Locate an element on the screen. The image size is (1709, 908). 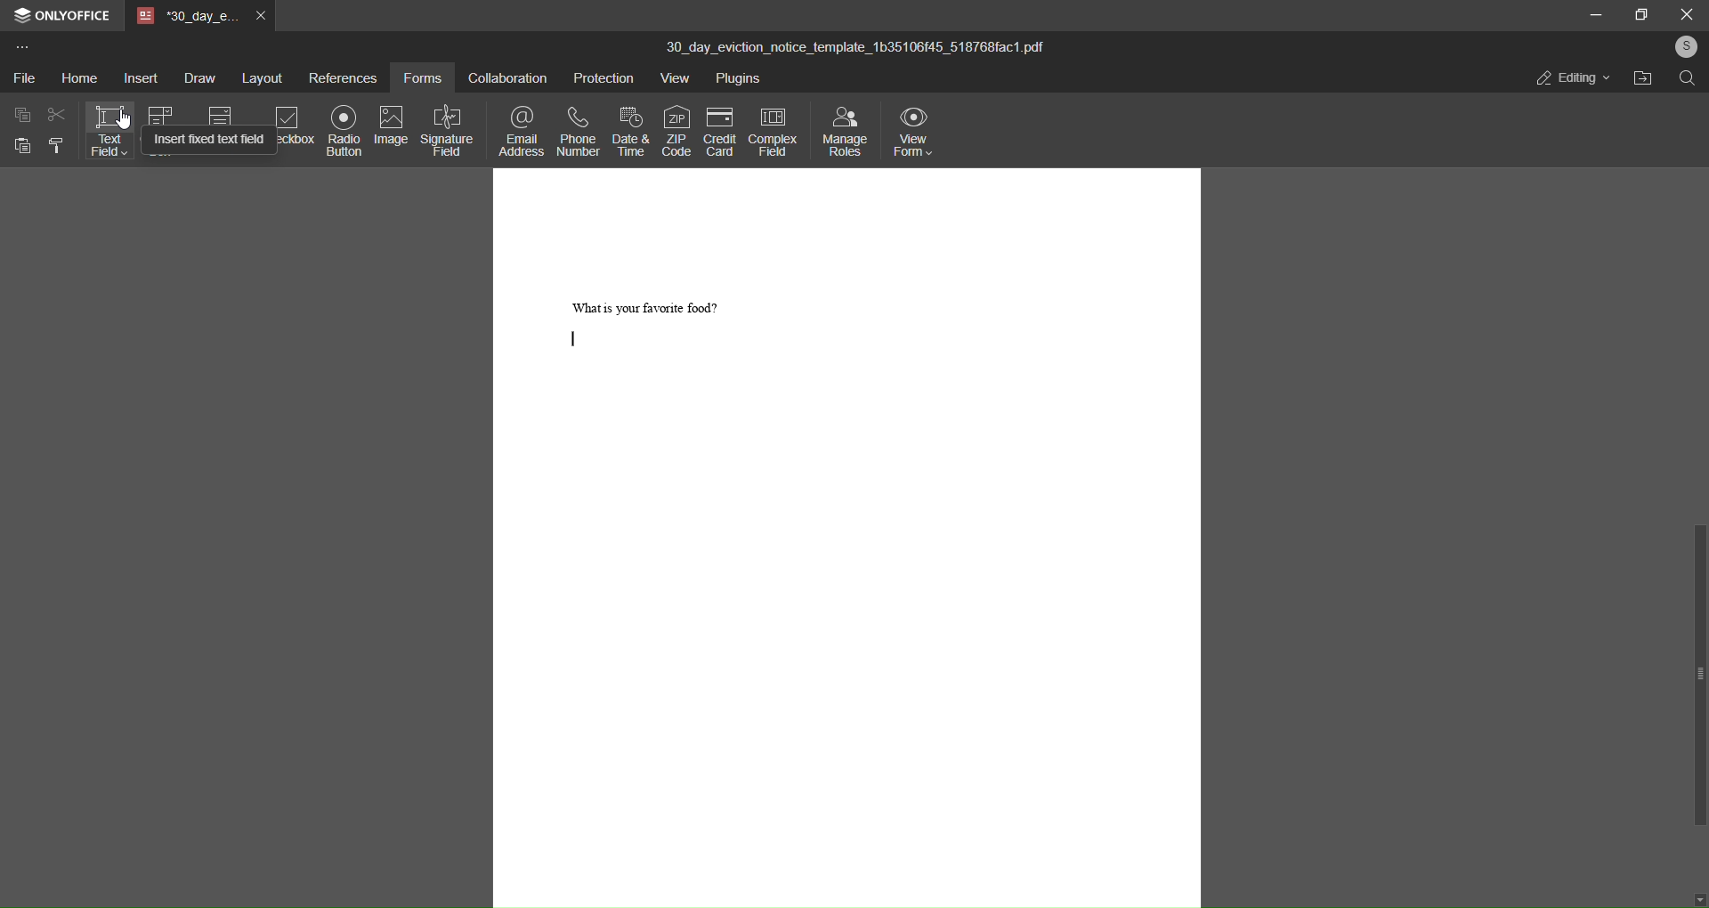
protection is located at coordinates (600, 78).